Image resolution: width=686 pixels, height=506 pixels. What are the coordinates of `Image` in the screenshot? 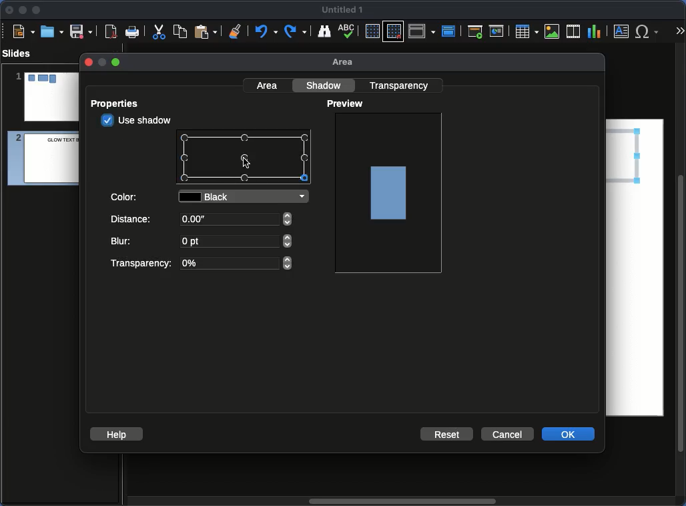 It's located at (390, 192).